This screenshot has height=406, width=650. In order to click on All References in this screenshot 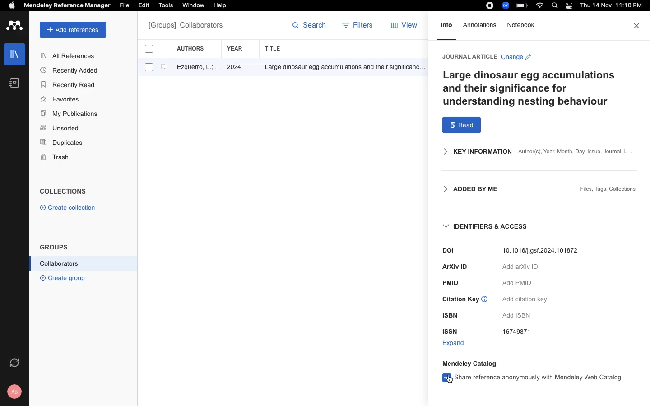, I will do `click(69, 55)`.